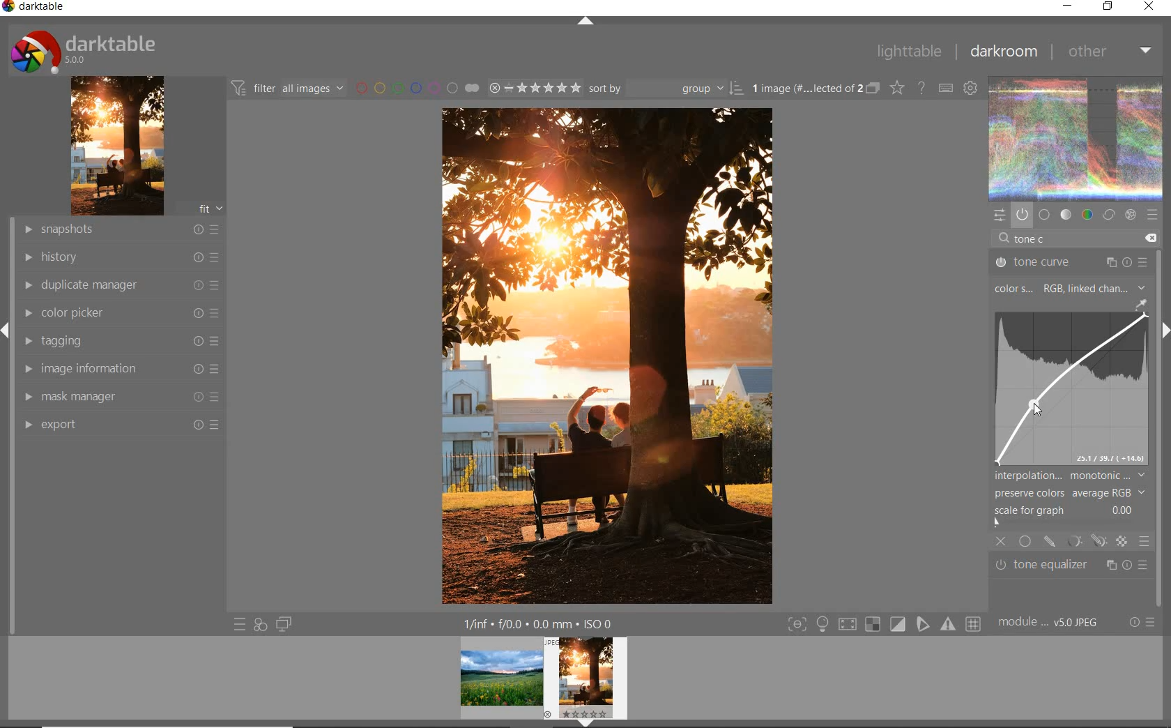 This screenshot has height=728, width=1171. I want to click on toggle modes, so click(883, 625).